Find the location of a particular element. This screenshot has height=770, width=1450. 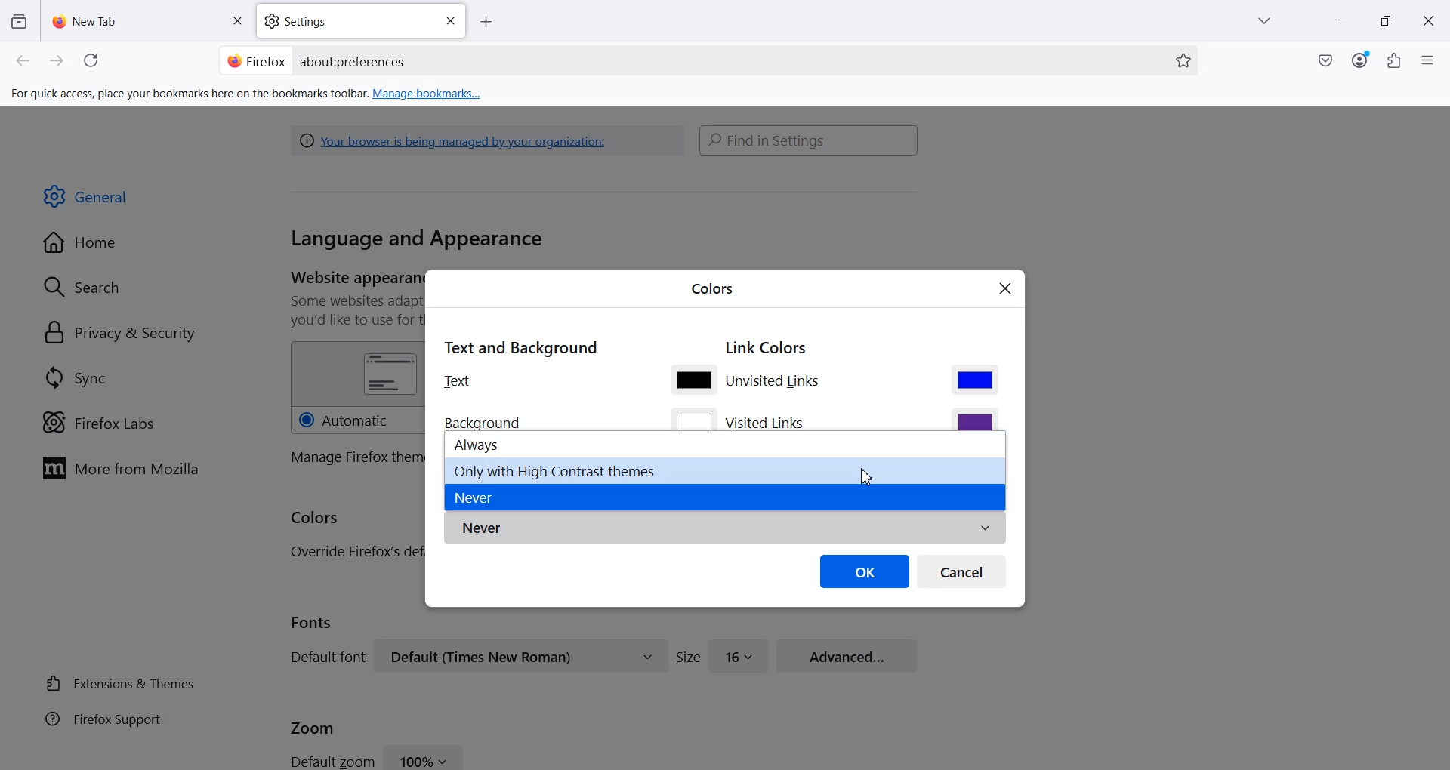

Account is located at coordinates (1360, 60).